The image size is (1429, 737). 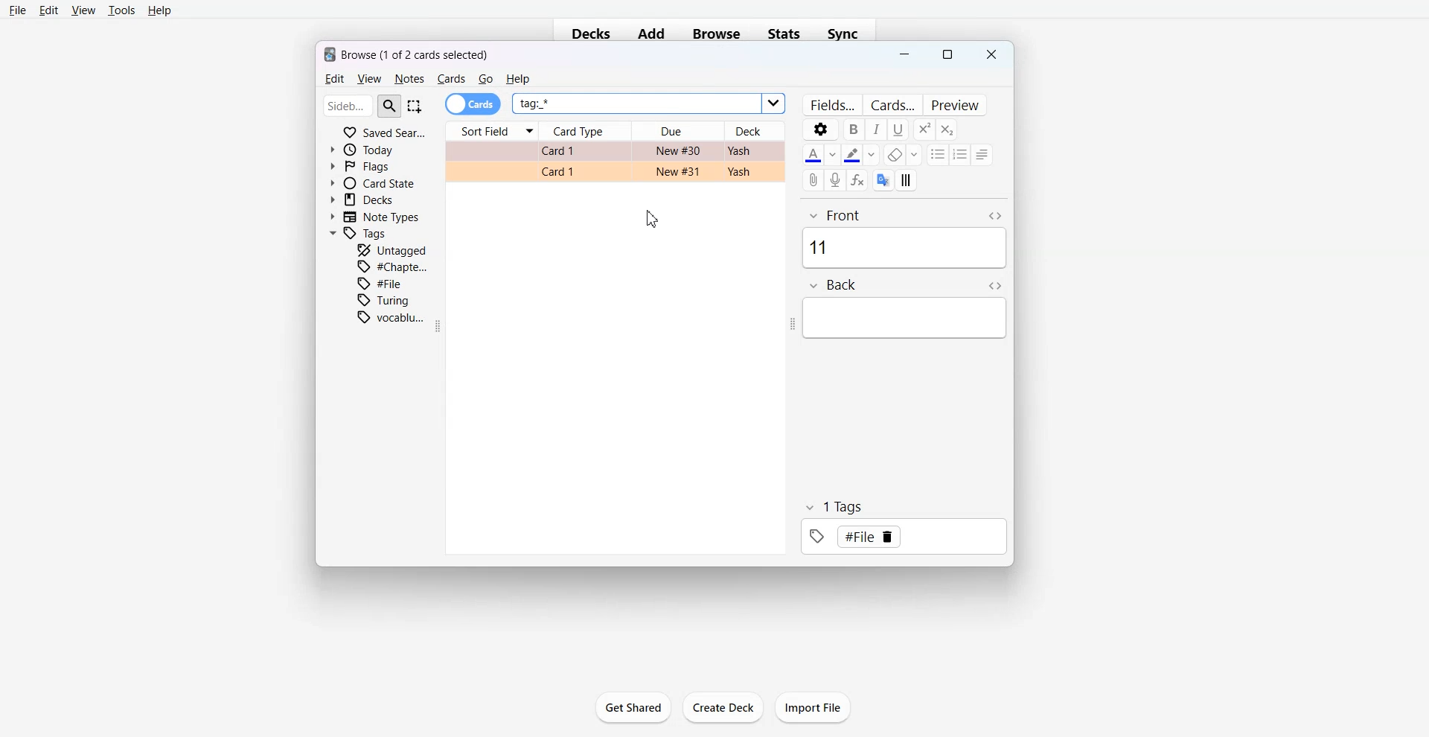 What do you see at coordinates (761, 130) in the screenshot?
I see `Deck` at bounding box center [761, 130].